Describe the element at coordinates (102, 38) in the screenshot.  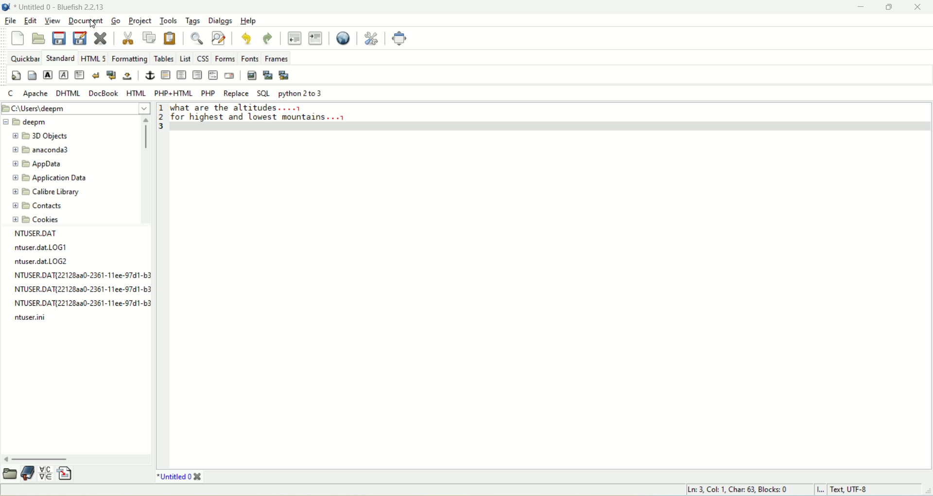
I see `close current file` at that location.